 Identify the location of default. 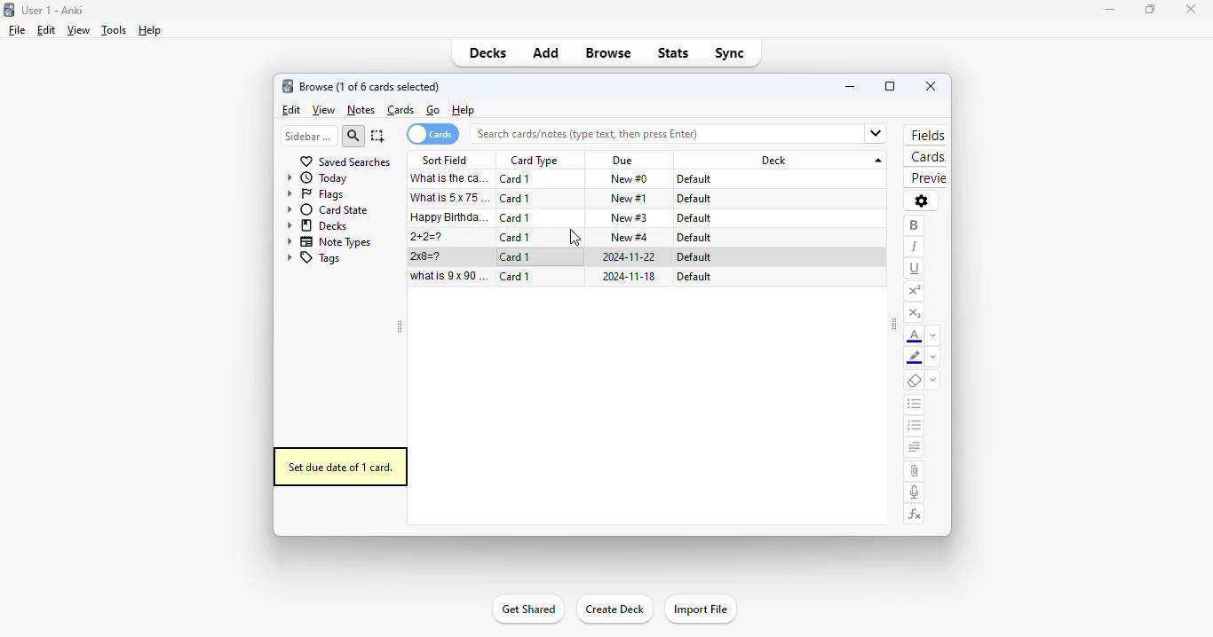
(693, 276).